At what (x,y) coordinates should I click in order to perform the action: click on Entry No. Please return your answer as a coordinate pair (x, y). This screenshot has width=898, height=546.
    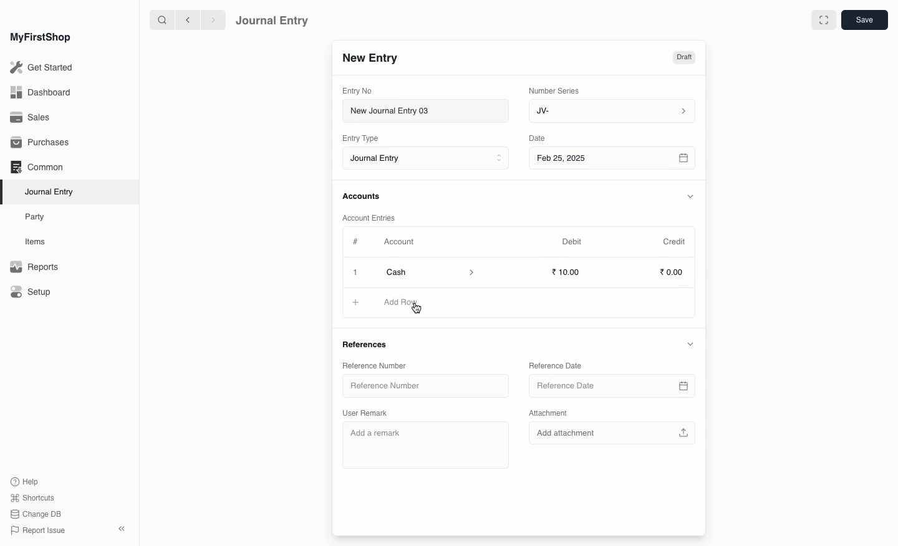
    Looking at the image, I should click on (358, 90).